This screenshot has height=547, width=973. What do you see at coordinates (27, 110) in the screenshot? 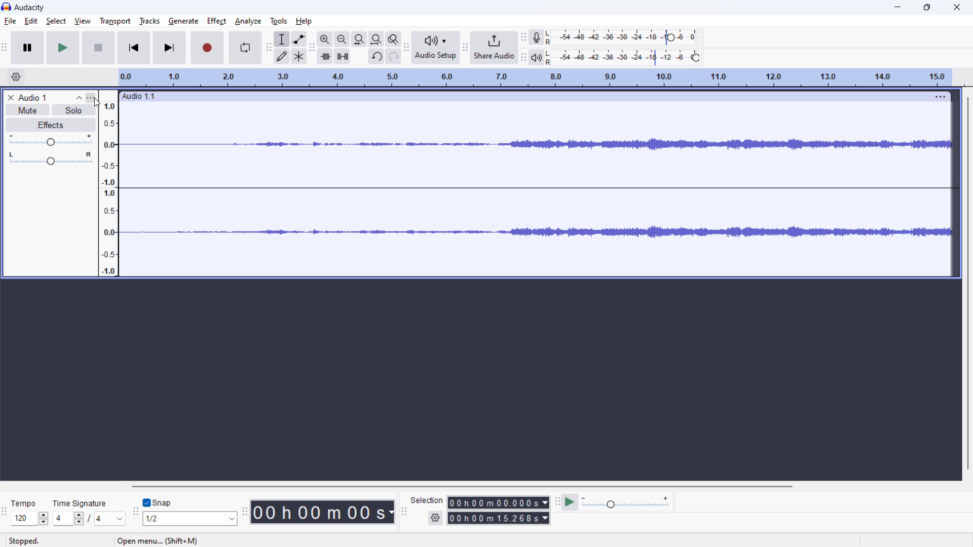
I see `mute` at bounding box center [27, 110].